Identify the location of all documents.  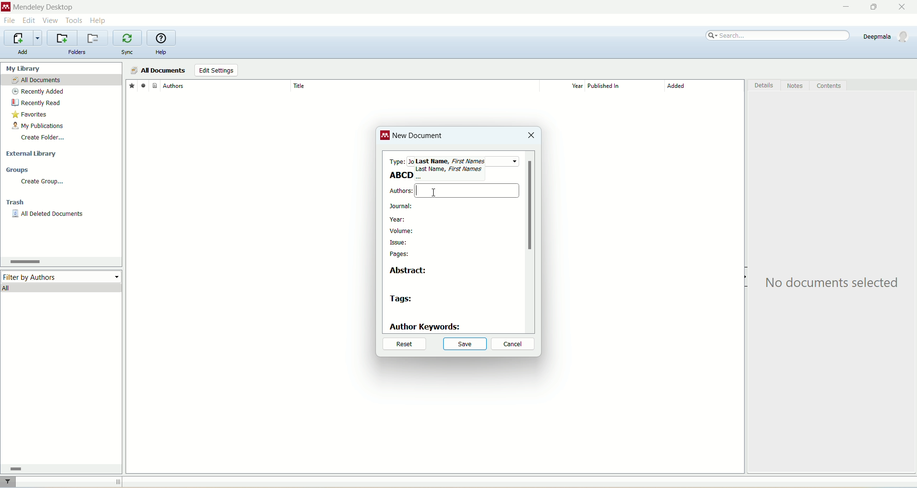
(61, 80).